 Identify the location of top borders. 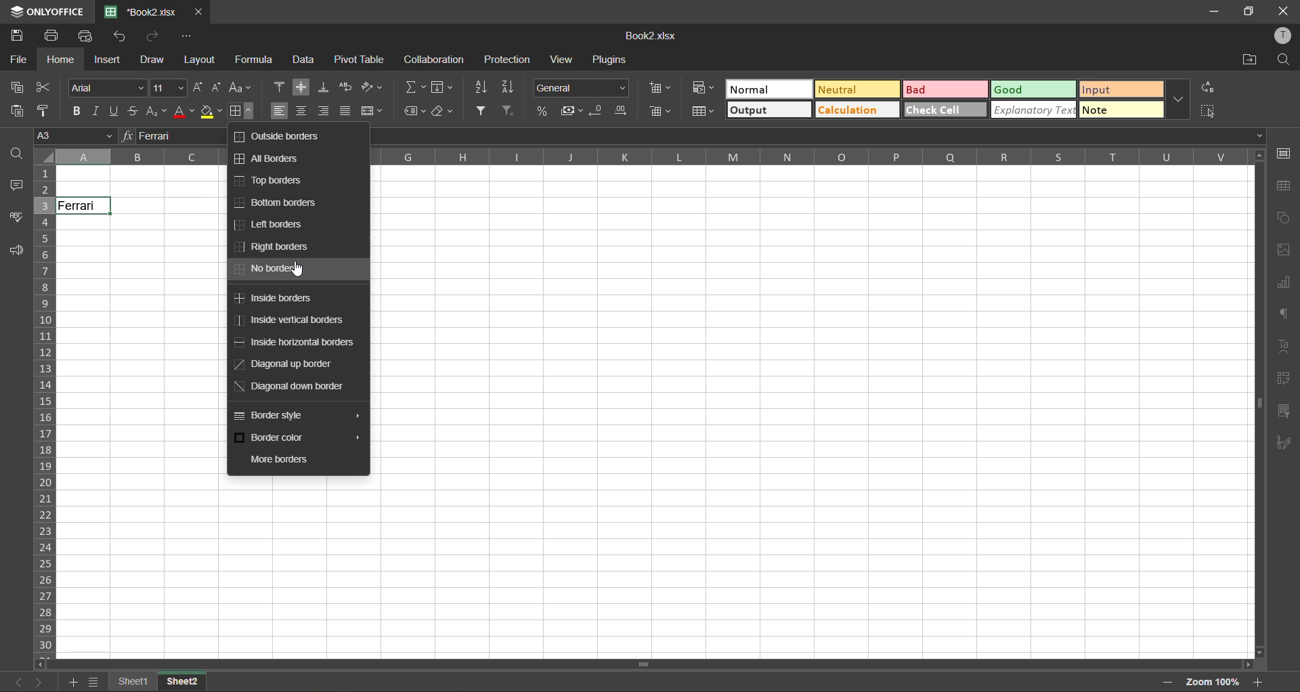
(270, 182).